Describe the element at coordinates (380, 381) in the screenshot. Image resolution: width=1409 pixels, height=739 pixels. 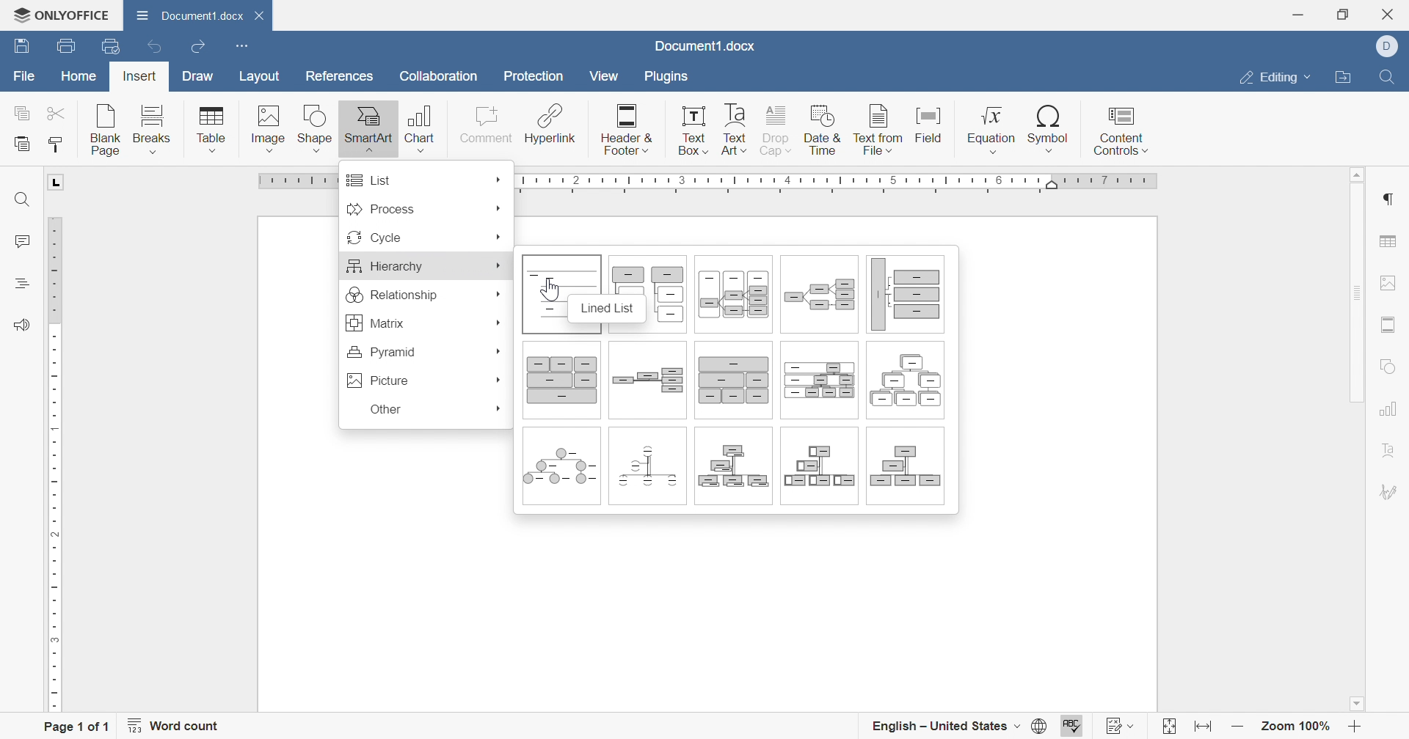
I see `Picture` at that location.